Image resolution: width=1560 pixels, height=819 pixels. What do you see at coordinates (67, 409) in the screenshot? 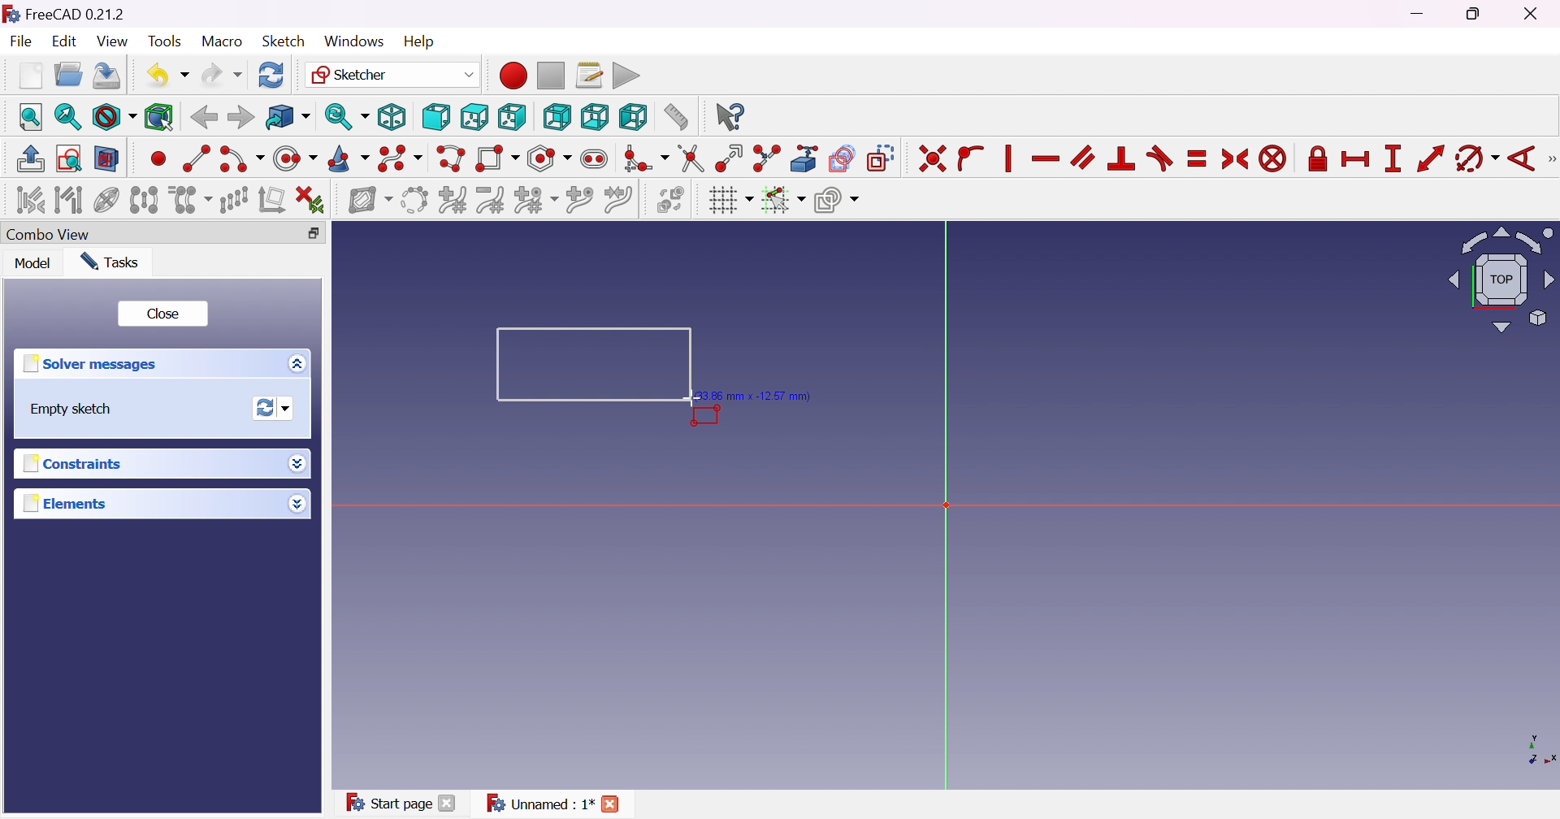
I see `Empty sketch` at bounding box center [67, 409].